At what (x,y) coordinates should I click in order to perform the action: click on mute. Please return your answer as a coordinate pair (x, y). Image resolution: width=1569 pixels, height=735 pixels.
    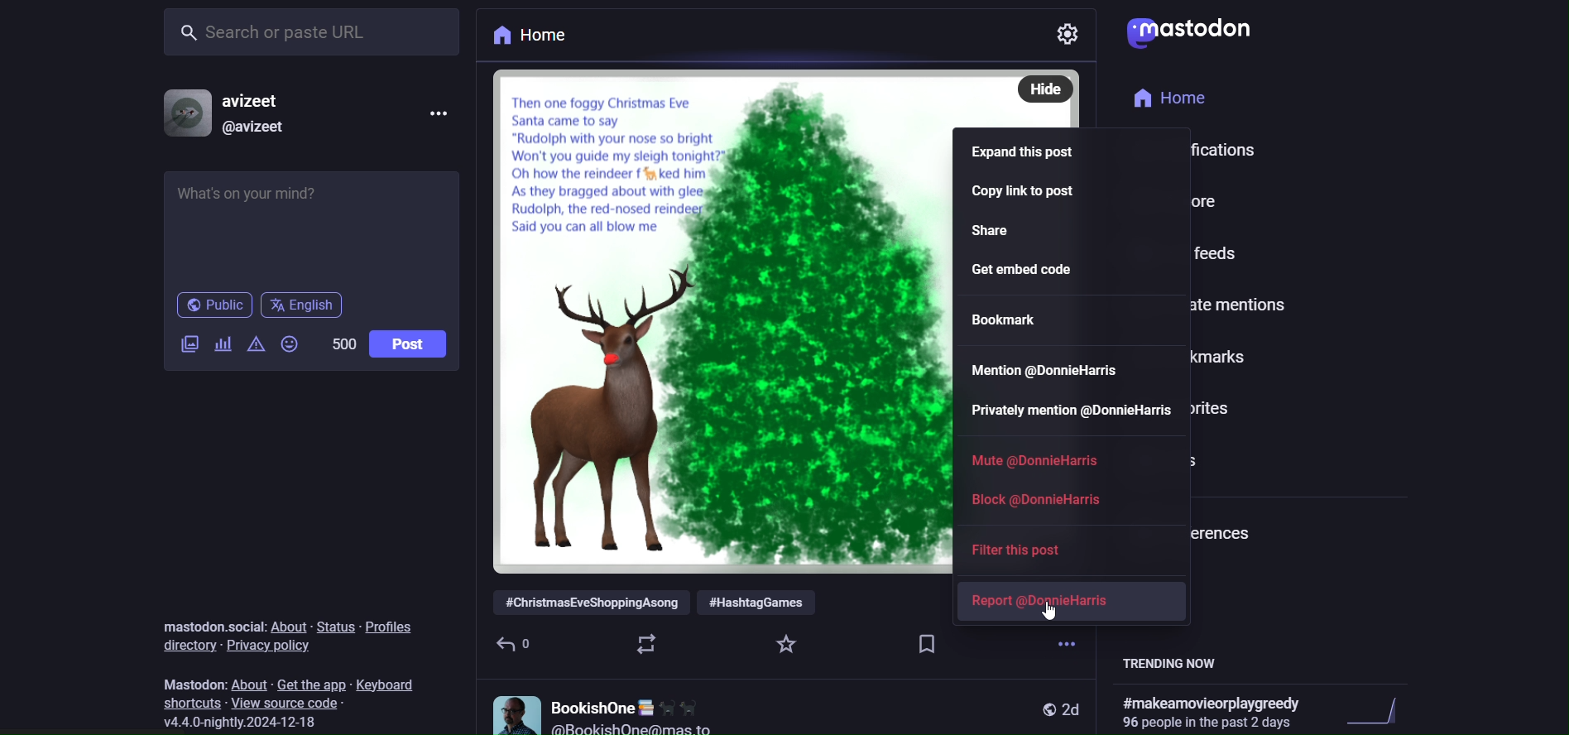
    Looking at the image, I should click on (1029, 458).